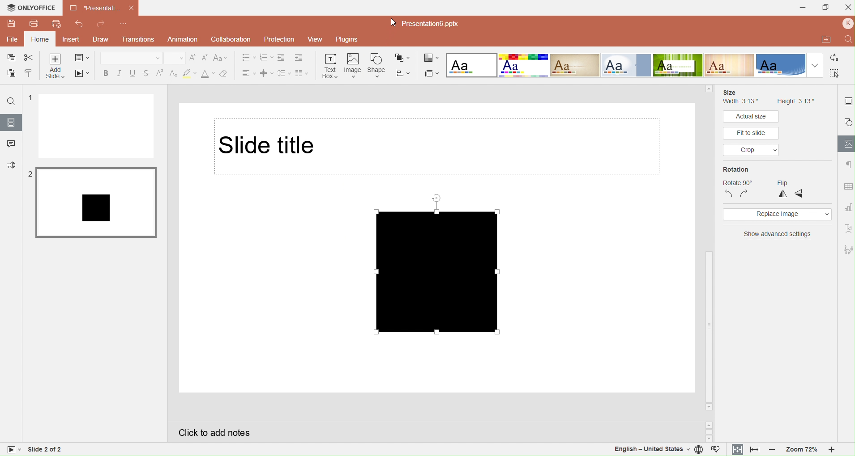 The height and width of the screenshot is (456, 855). What do you see at coordinates (30, 8) in the screenshot?
I see `Only office` at bounding box center [30, 8].